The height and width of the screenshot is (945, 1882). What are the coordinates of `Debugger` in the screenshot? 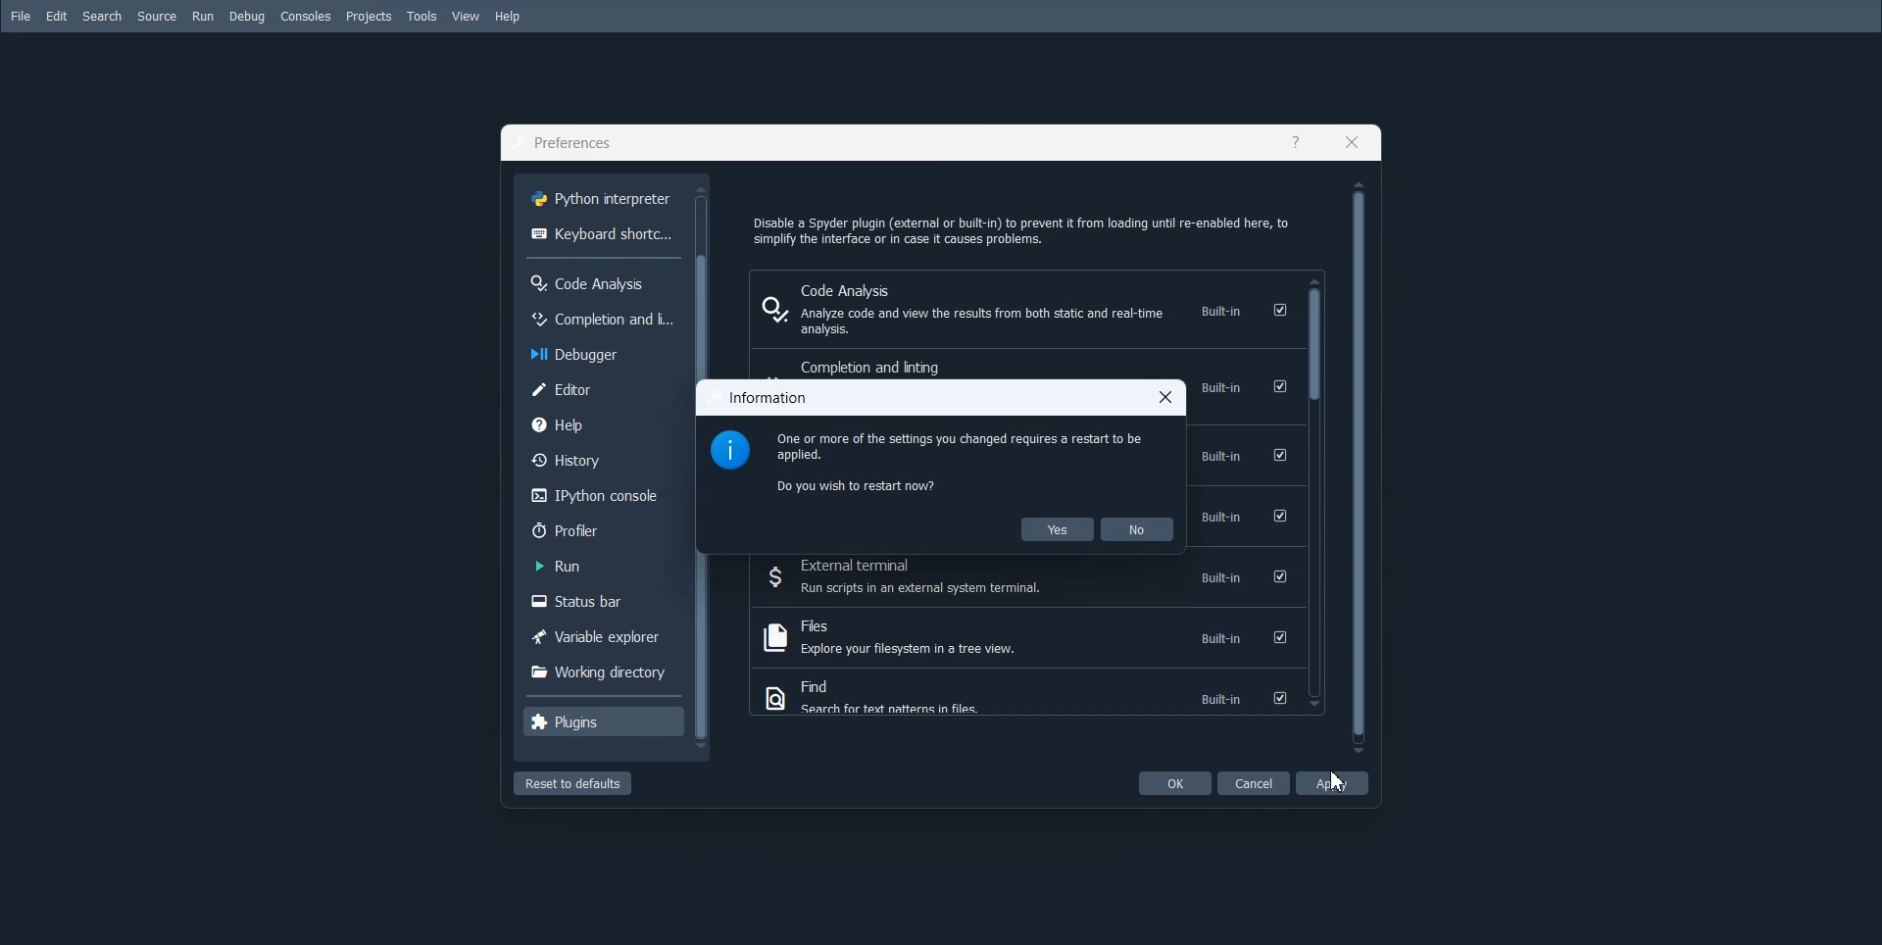 It's located at (600, 352).